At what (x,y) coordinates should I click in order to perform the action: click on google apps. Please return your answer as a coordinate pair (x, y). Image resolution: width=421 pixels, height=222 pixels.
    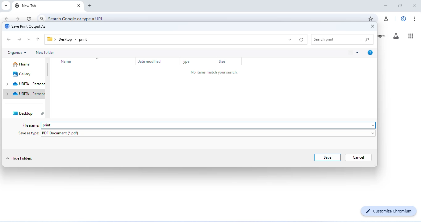
    Looking at the image, I should click on (411, 35).